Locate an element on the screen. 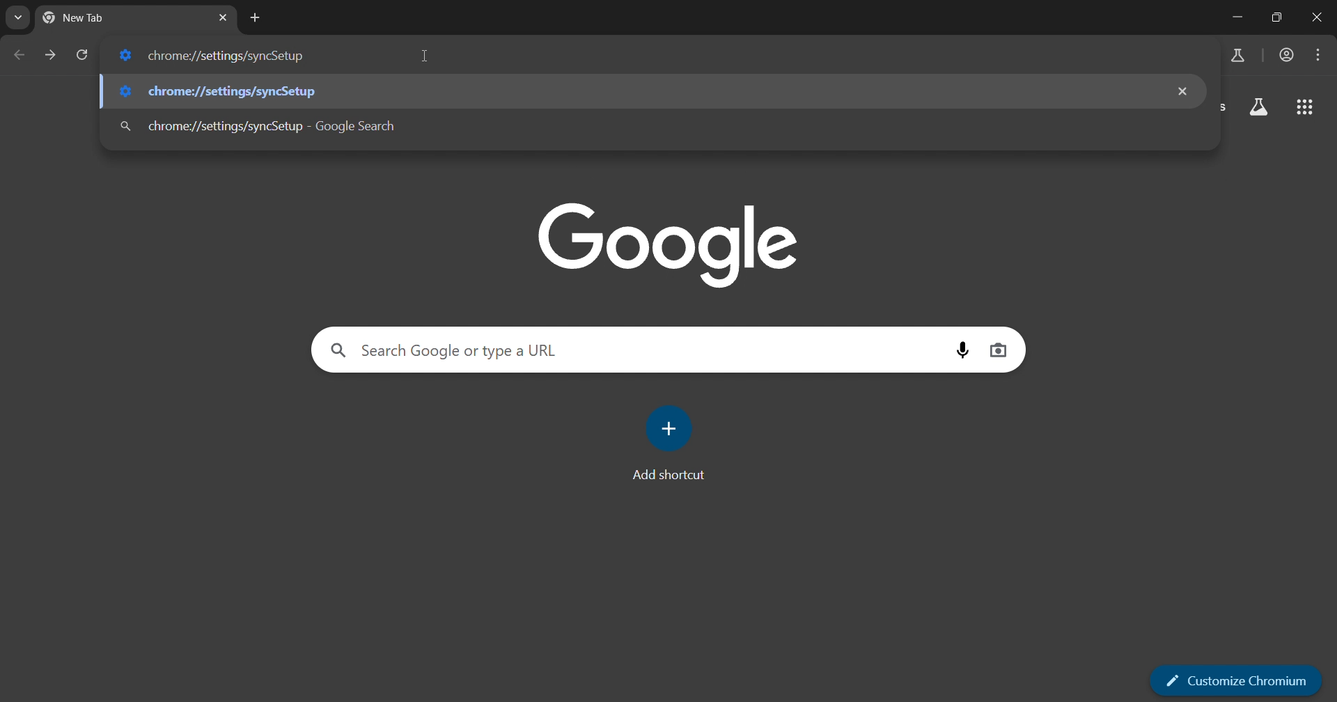 The height and width of the screenshot is (702, 1337). chrome://settingd/syncSetup is located at coordinates (642, 127).